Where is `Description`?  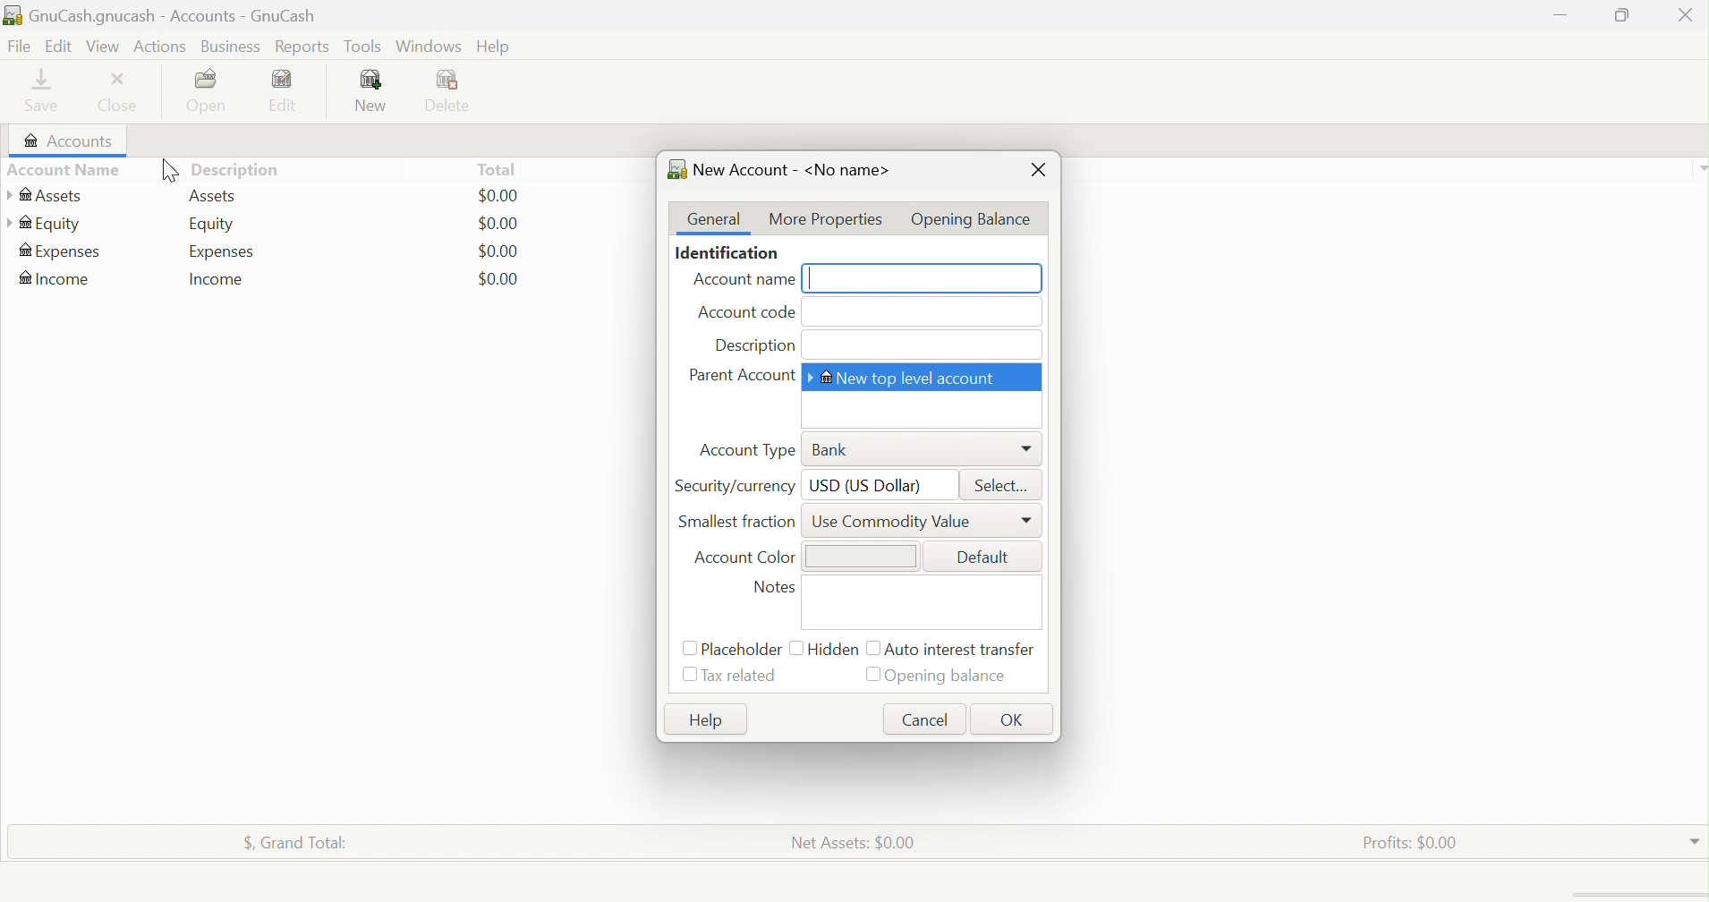
Description is located at coordinates (242, 169).